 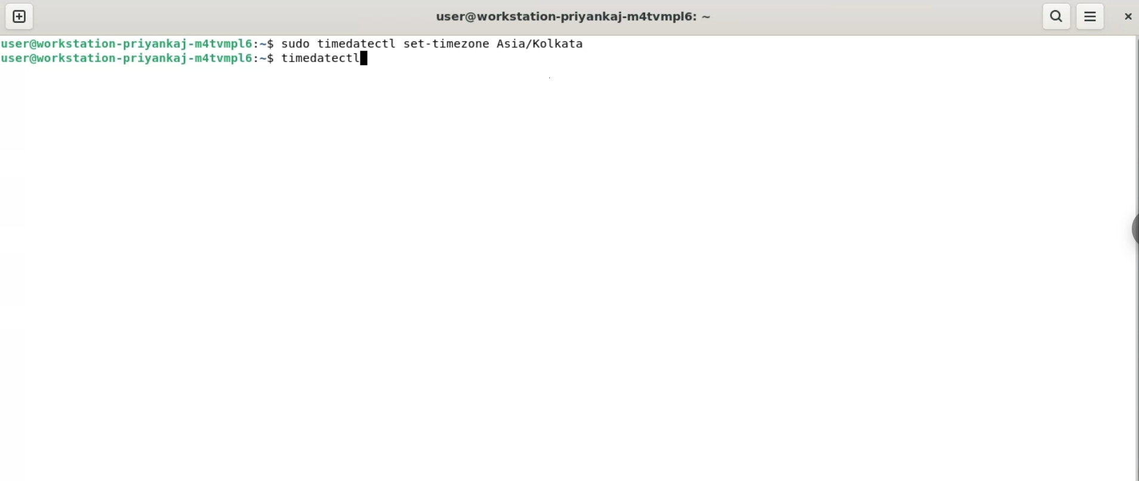 What do you see at coordinates (320, 58) in the screenshot?
I see `timedatectl` at bounding box center [320, 58].